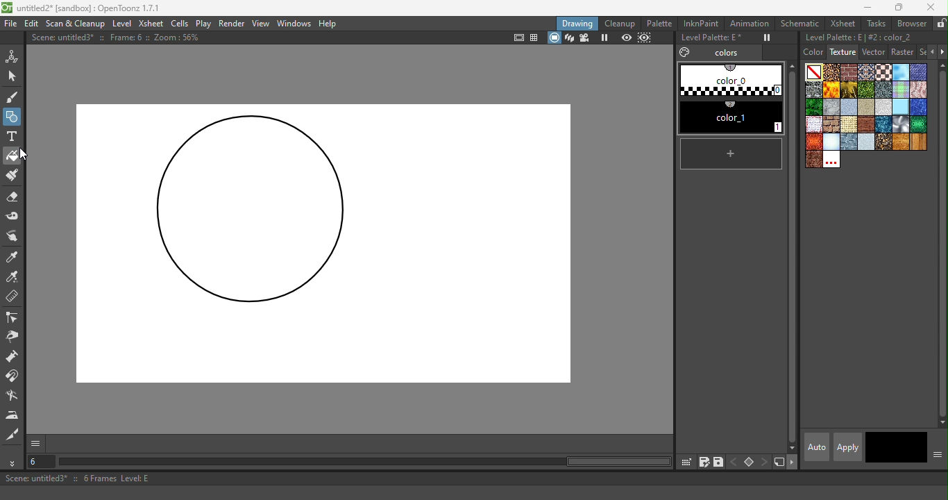 Image resolution: width=948 pixels, height=500 pixels. Describe the element at coordinates (37, 444) in the screenshot. I see `GUI show/hide` at that location.